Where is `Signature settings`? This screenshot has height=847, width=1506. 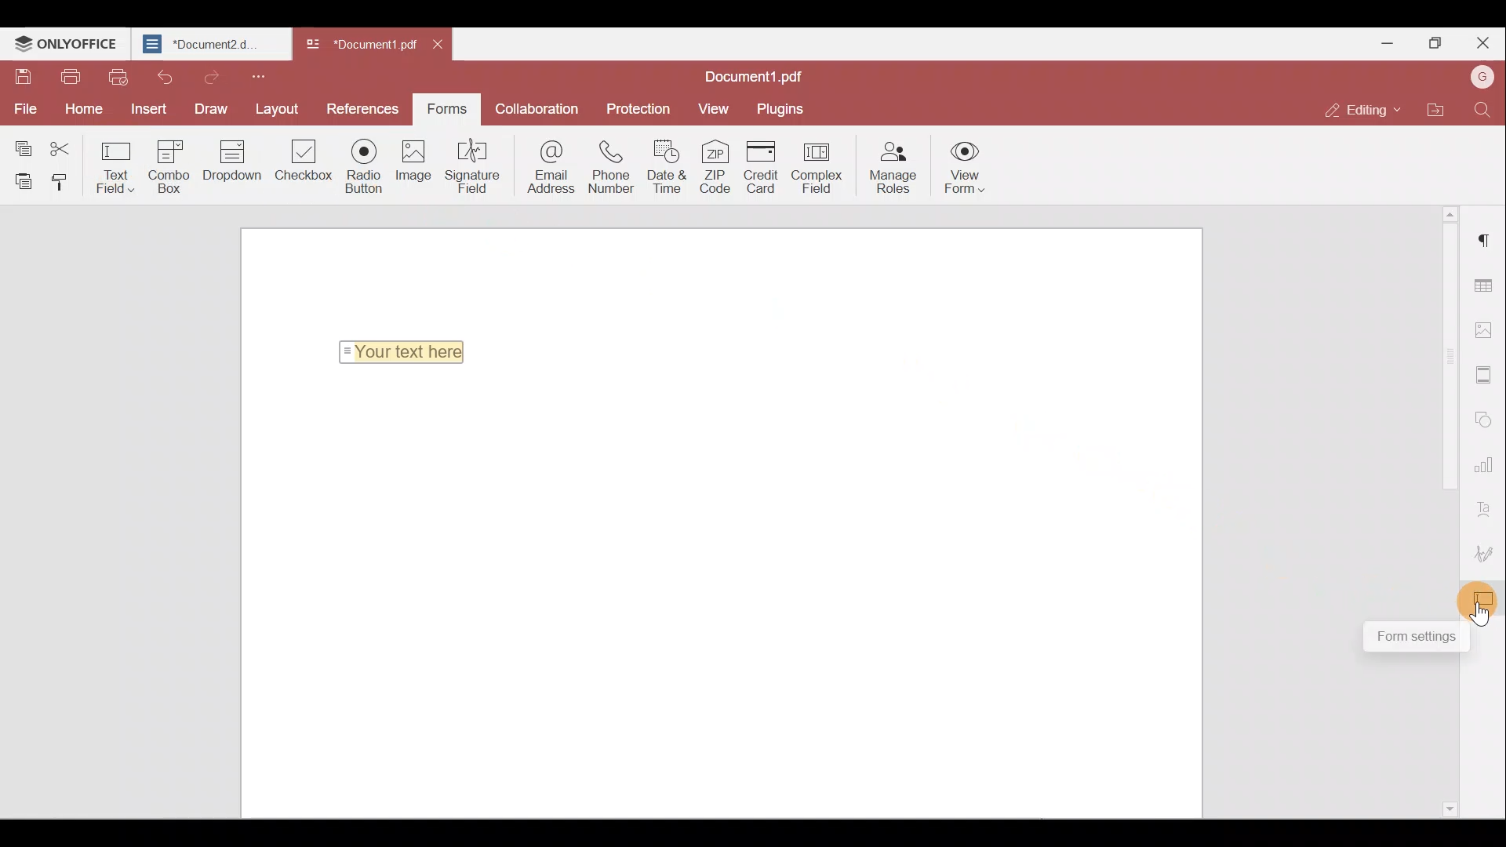
Signature settings is located at coordinates (1488, 551).